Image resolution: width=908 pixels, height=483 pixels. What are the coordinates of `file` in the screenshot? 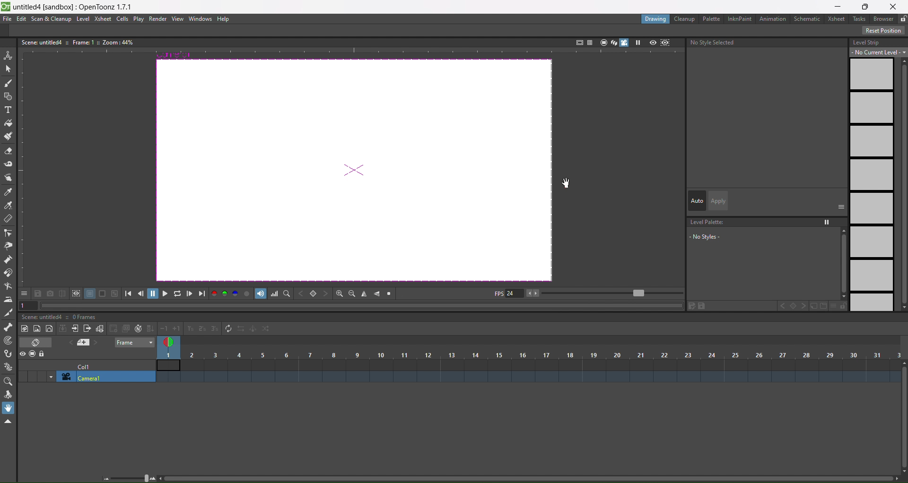 It's located at (8, 19).